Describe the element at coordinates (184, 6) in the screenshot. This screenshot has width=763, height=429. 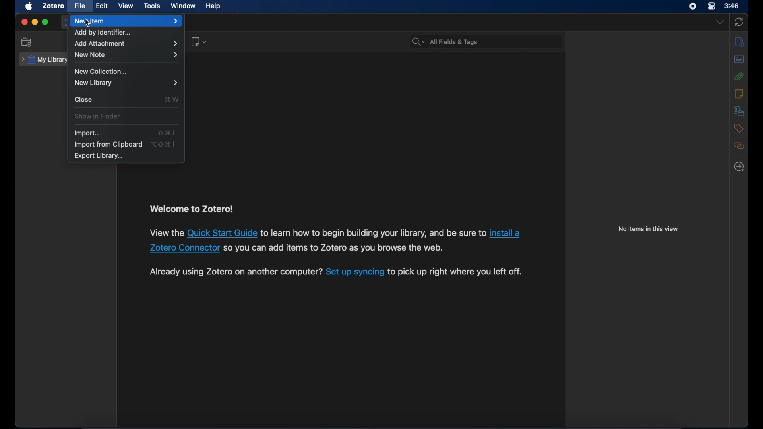
I see `window` at that location.